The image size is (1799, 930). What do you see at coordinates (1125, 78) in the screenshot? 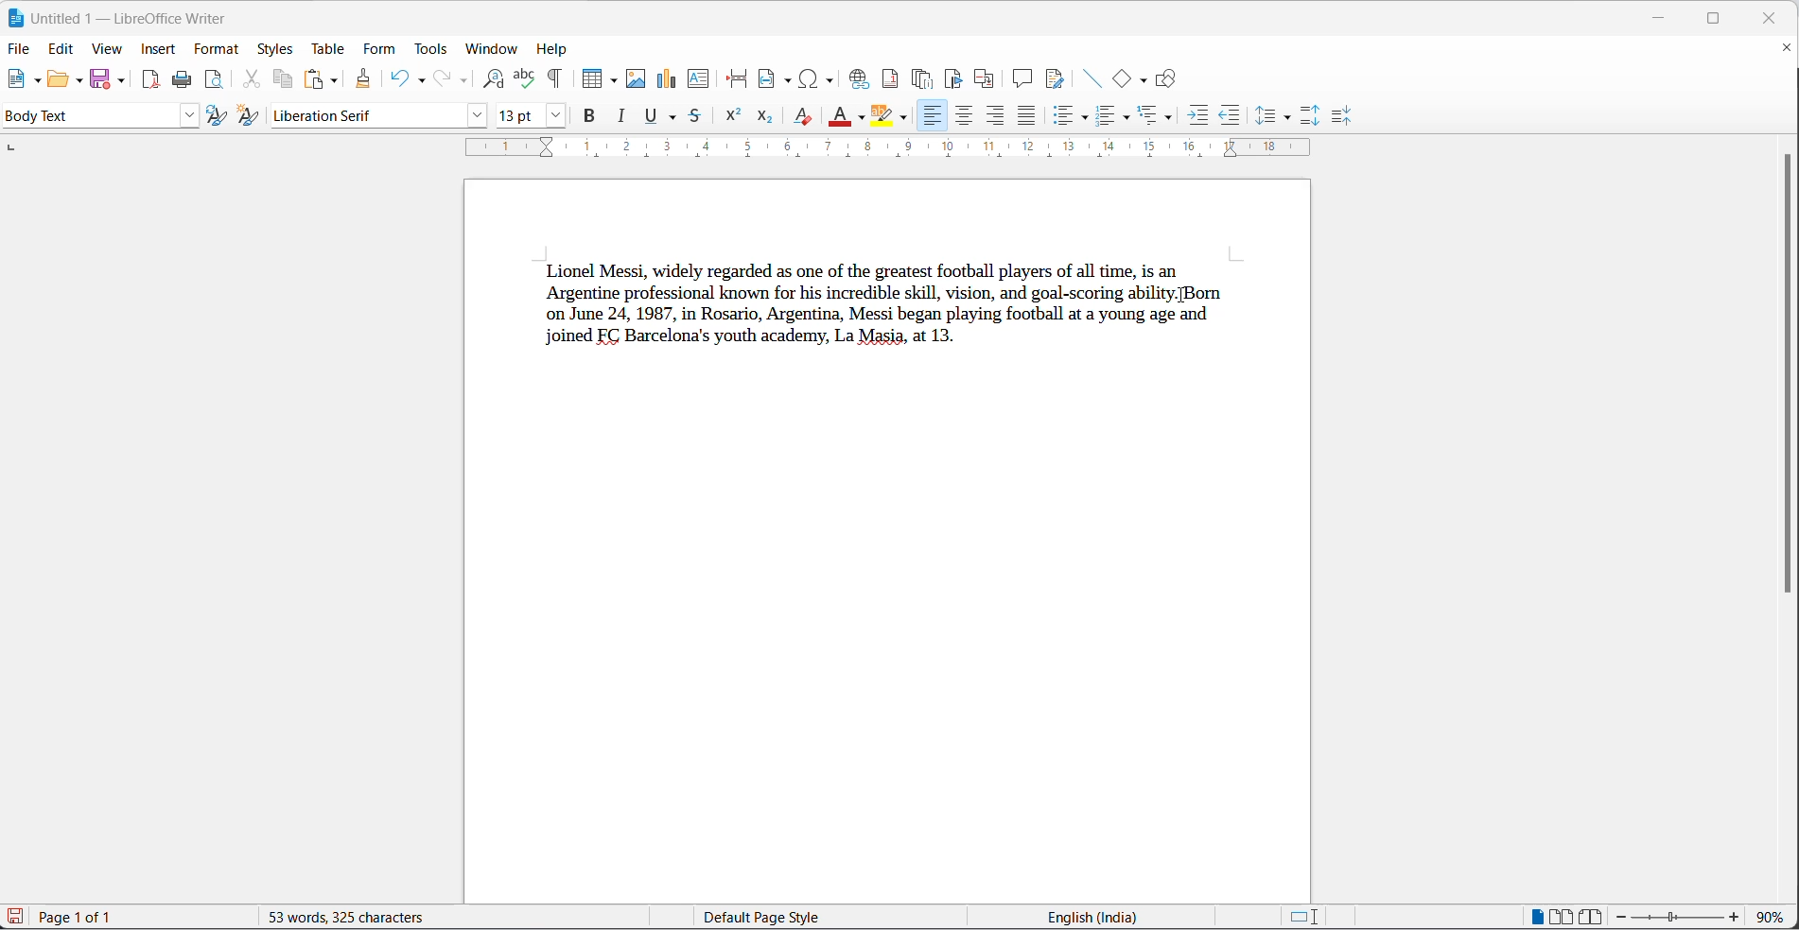
I see `basic shapes` at bounding box center [1125, 78].